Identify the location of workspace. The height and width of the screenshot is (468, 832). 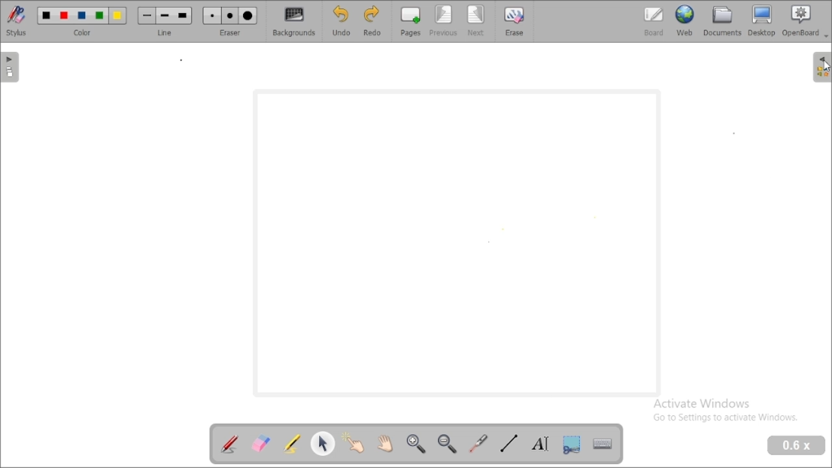
(456, 242).